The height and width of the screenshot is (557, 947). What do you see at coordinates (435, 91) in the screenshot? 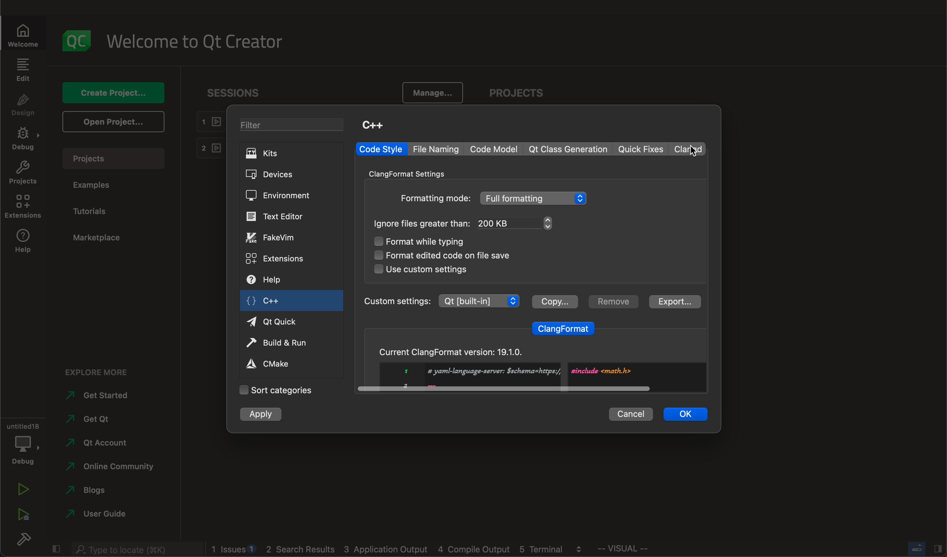
I see `manage` at bounding box center [435, 91].